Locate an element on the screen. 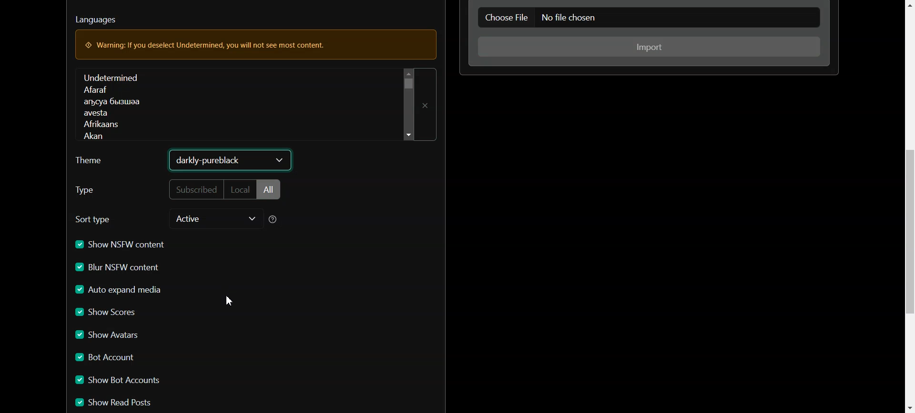  Close is located at coordinates (428, 105).